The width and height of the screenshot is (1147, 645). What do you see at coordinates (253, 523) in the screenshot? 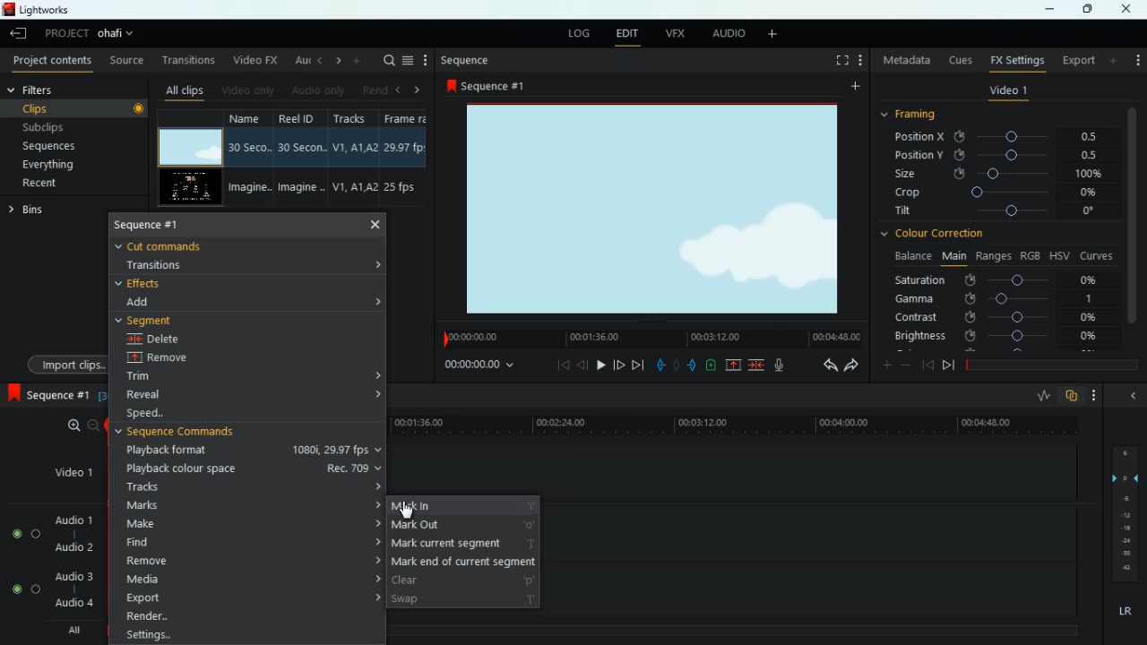
I see `make` at bounding box center [253, 523].